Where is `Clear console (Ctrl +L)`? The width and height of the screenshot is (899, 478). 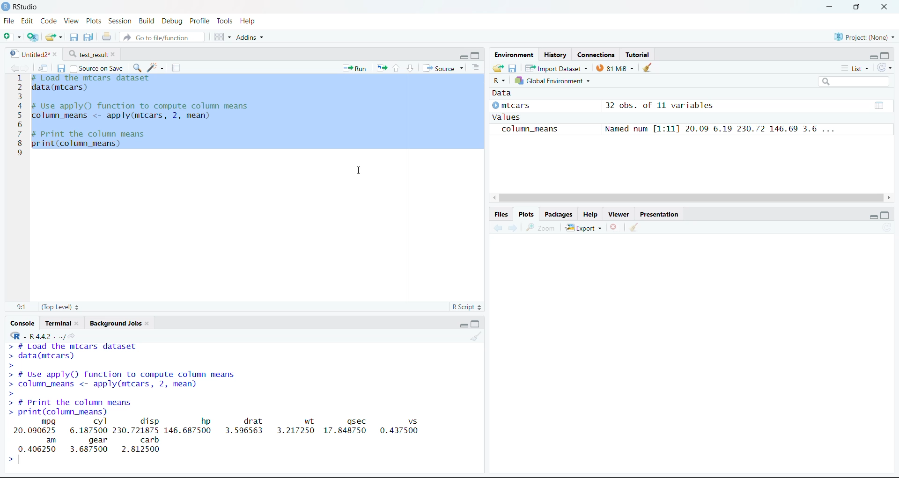 Clear console (Ctrl +L) is located at coordinates (652, 68).